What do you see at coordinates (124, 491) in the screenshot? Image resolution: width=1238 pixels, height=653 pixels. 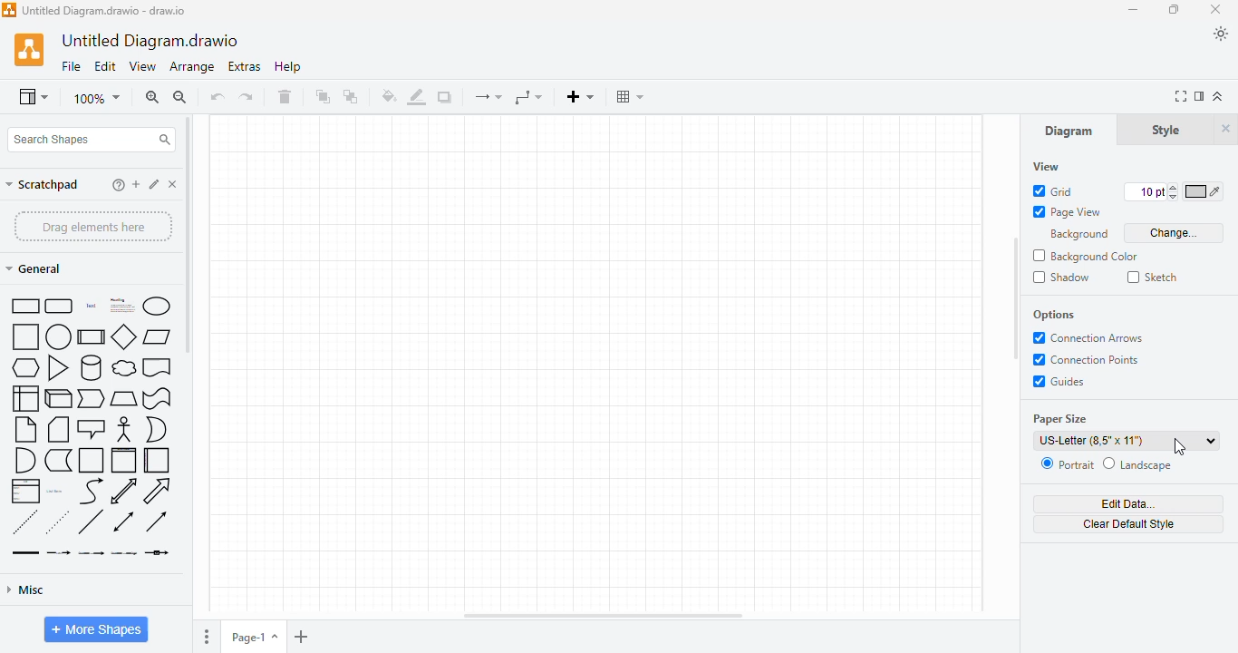 I see `bidirectional arrow` at bounding box center [124, 491].